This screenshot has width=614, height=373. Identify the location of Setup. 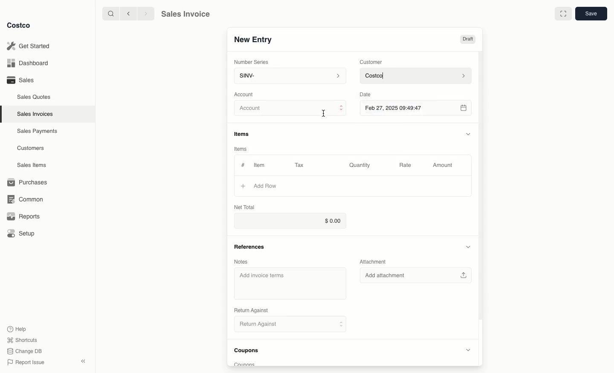
(22, 234).